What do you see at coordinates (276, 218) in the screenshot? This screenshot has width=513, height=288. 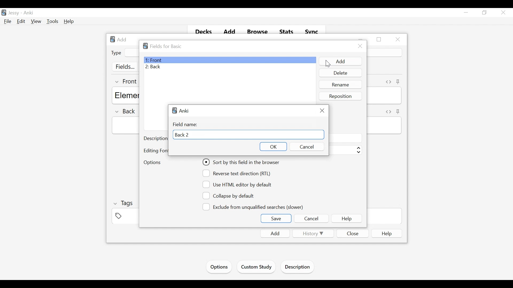 I see `Save` at bounding box center [276, 218].